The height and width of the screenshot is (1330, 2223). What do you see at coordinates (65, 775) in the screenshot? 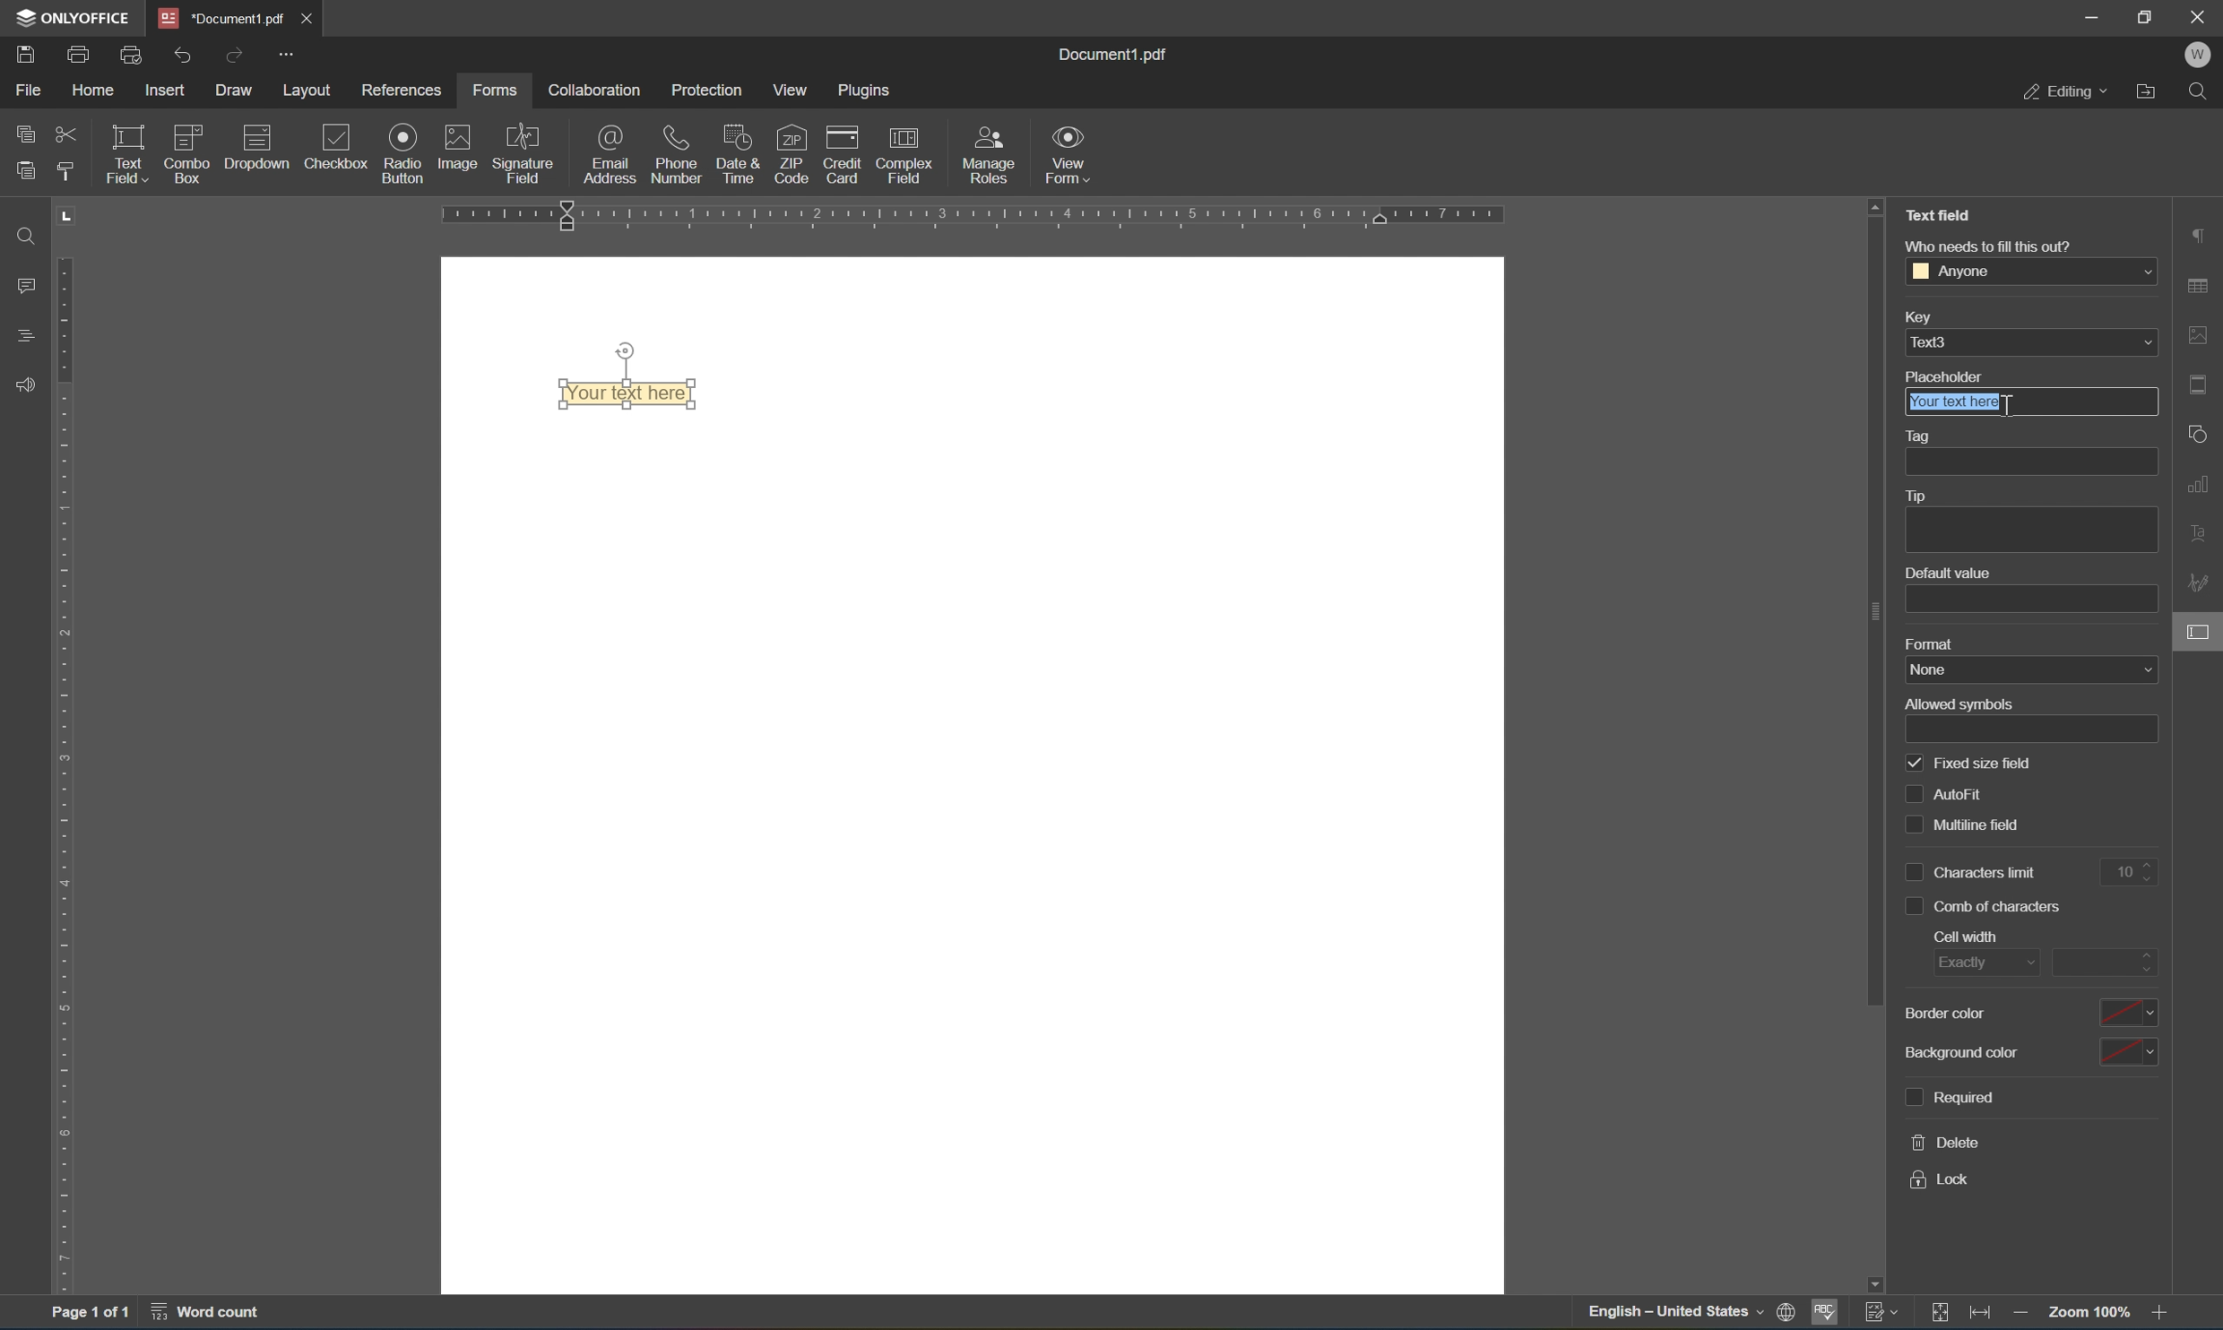
I see `ruler` at bounding box center [65, 775].